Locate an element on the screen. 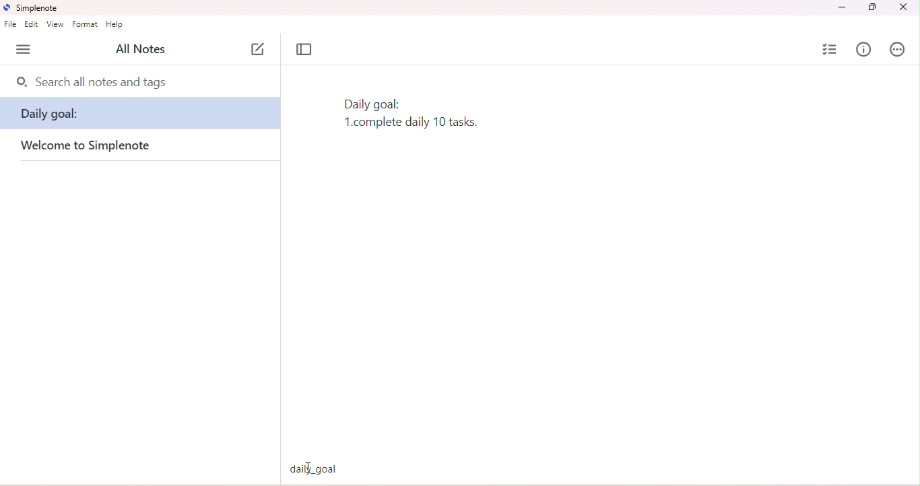  file is located at coordinates (11, 24).